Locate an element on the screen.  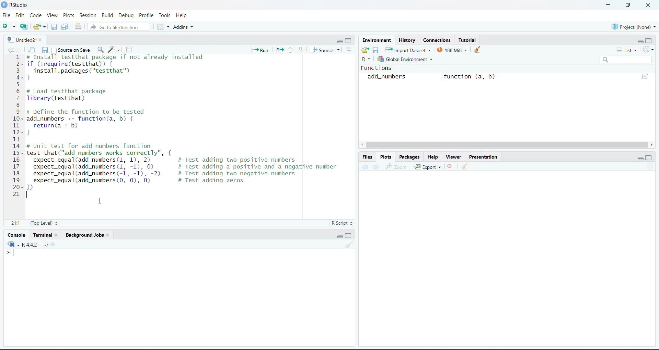
remove is located at coordinates (450, 166).